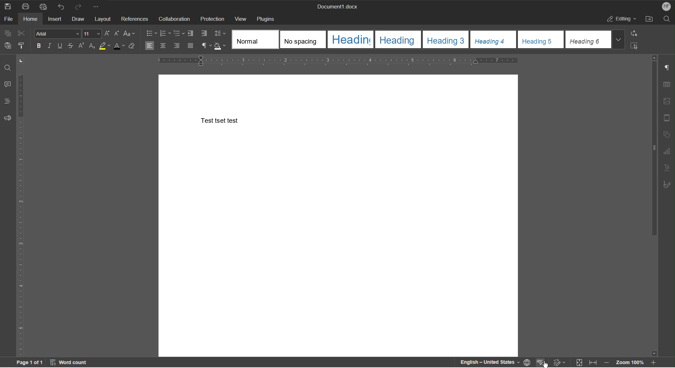 This screenshot has height=368, width=675. What do you see at coordinates (494, 40) in the screenshot?
I see `Heading 4` at bounding box center [494, 40].